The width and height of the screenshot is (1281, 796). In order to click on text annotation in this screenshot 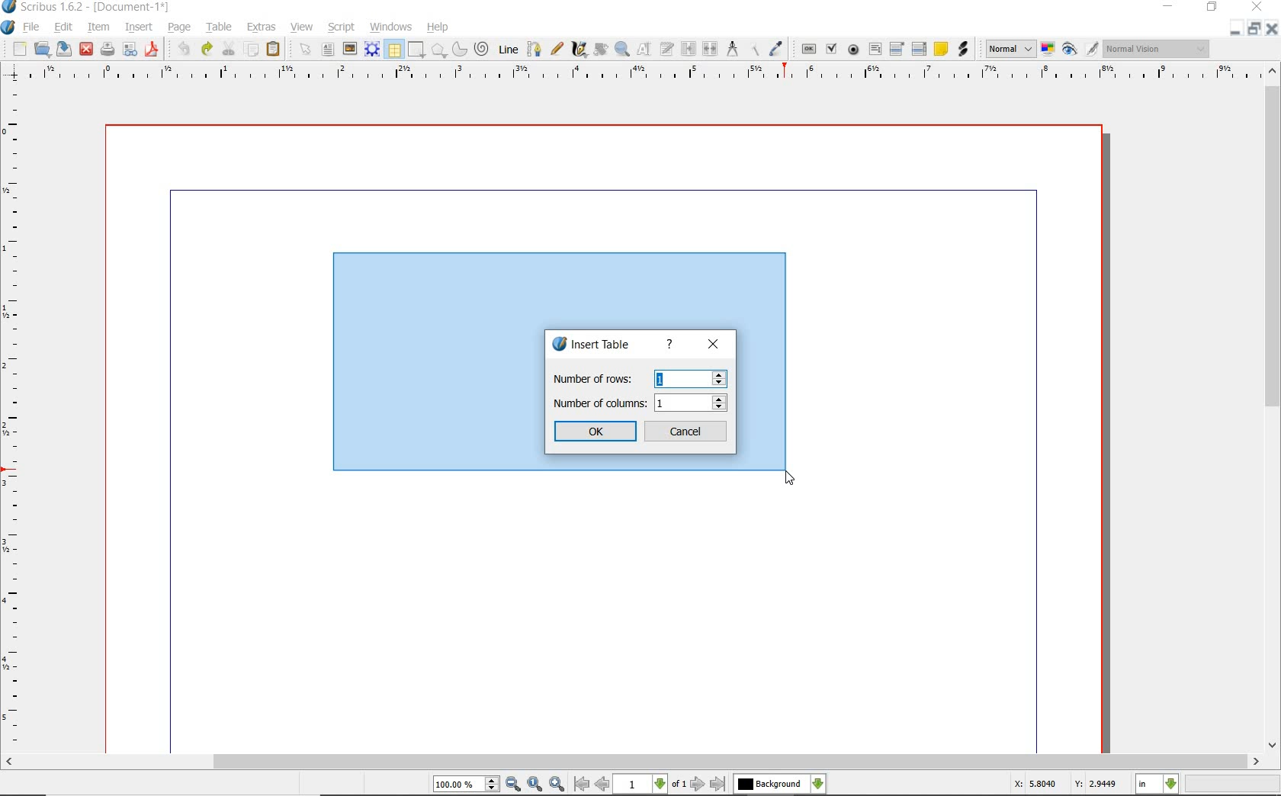, I will do `click(942, 50)`.